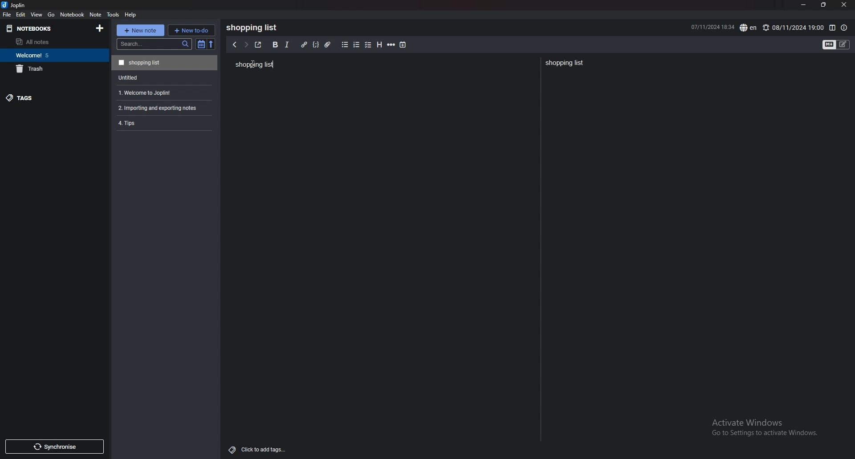 This screenshot has width=855, height=459. What do you see at coordinates (566, 63) in the screenshot?
I see `Shopping list` at bounding box center [566, 63].